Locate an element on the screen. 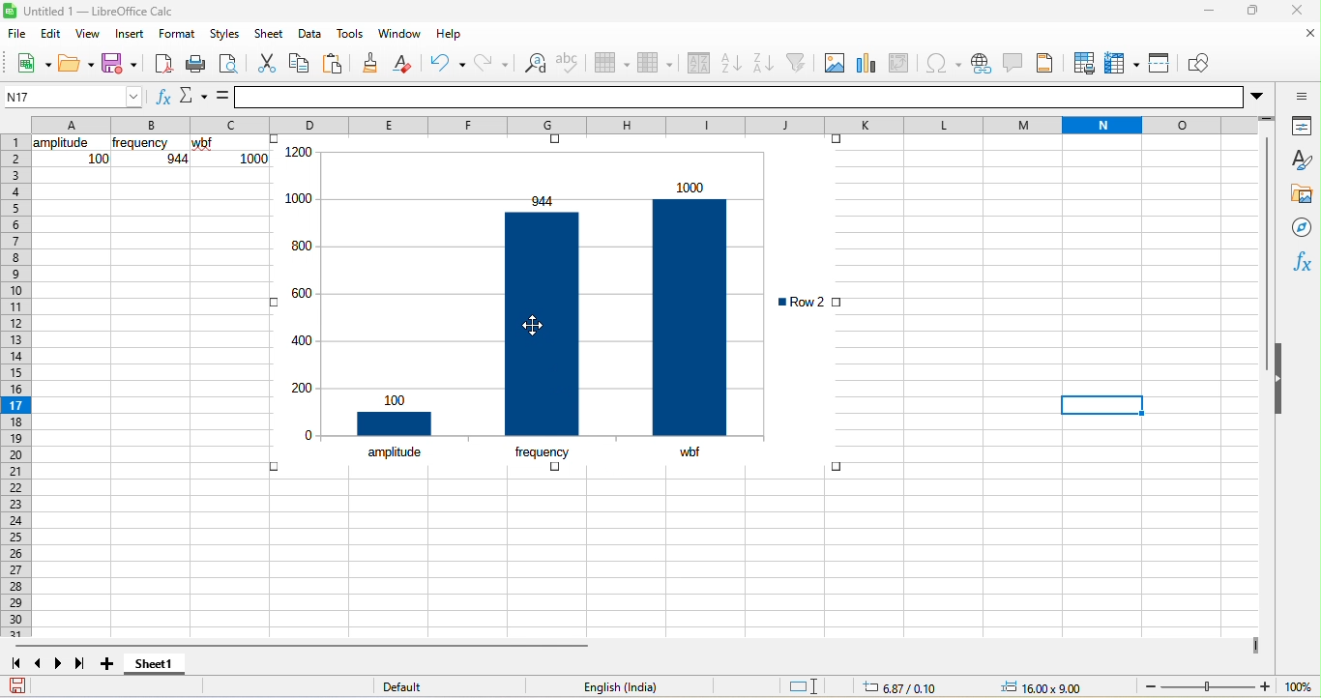 Image resolution: width=1321 pixels, height=698 pixels. function is located at coordinates (1299, 260).